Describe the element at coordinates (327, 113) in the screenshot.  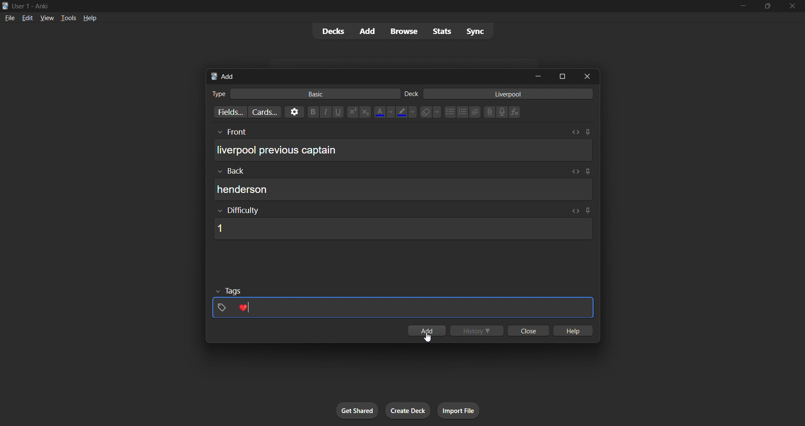
I see `italic` at that location.